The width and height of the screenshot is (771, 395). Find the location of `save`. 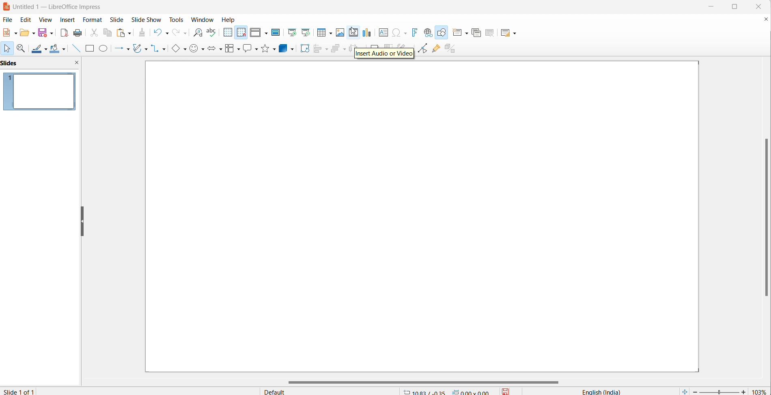

save is located at coordinates (42, 33).